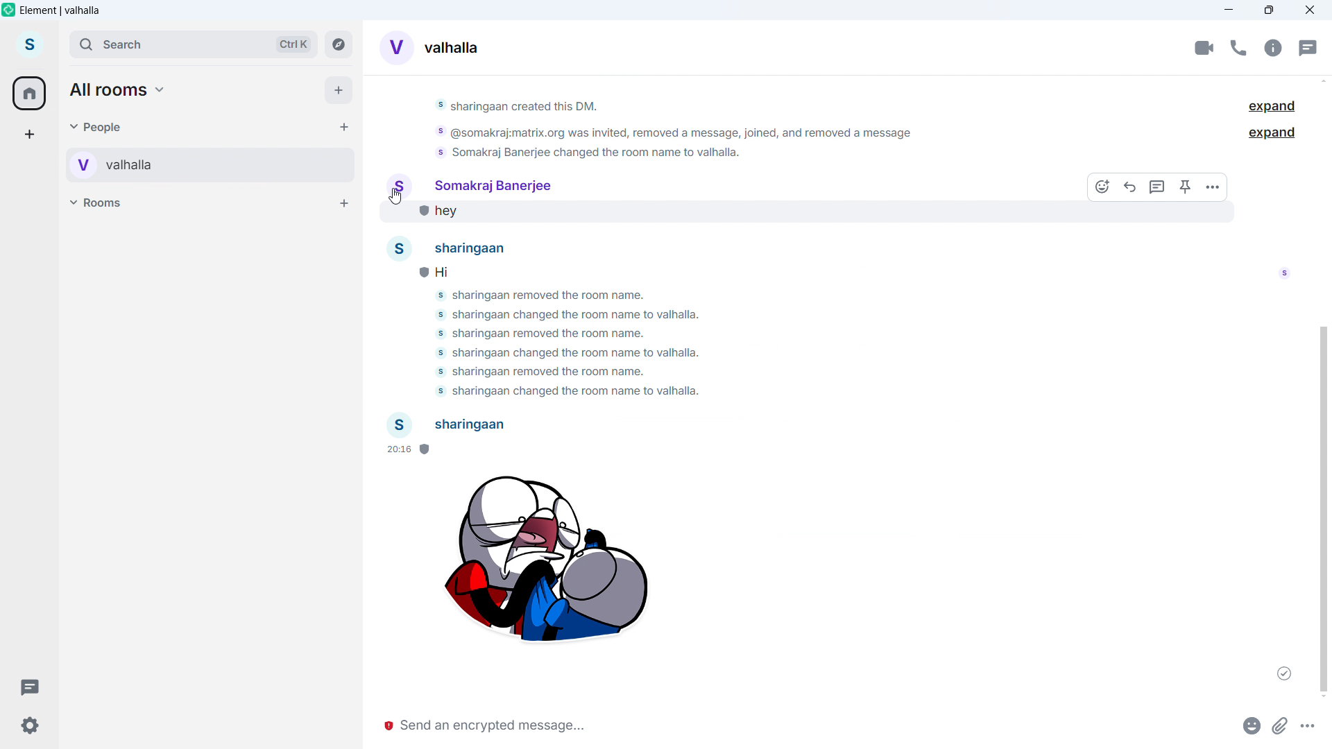  Describe the element at coordinates (406, 450) in the screenshot. I see `20:16` at that location.